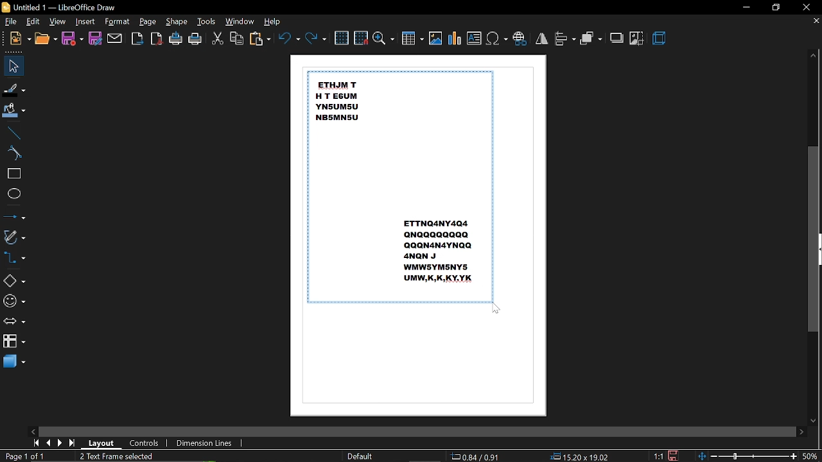  What do you see at coordinates (813, 56) in the screenshot?
I see `Move up` at bounding box center [813, 56].